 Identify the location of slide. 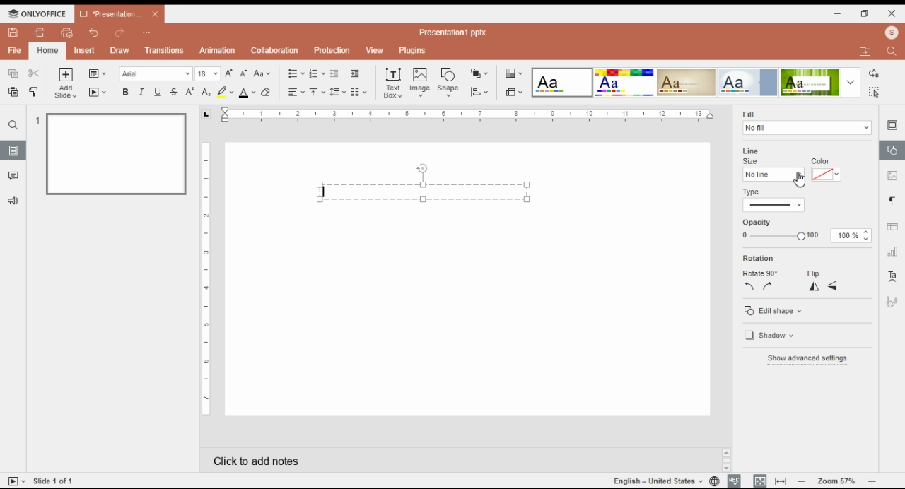
(13, 151).